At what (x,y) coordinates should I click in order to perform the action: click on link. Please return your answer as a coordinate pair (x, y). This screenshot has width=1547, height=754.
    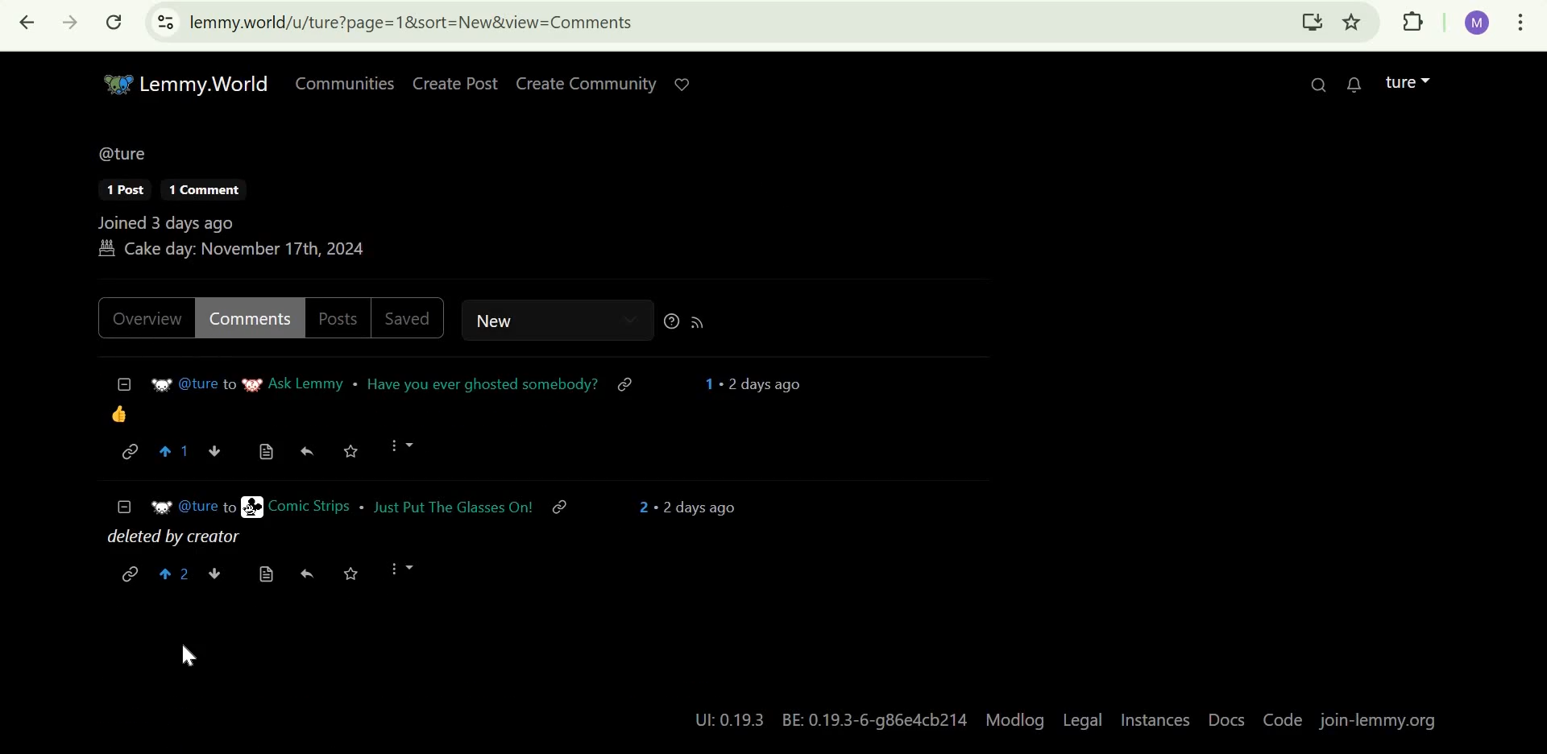
    Looking at the image, I should click on (628, 383).